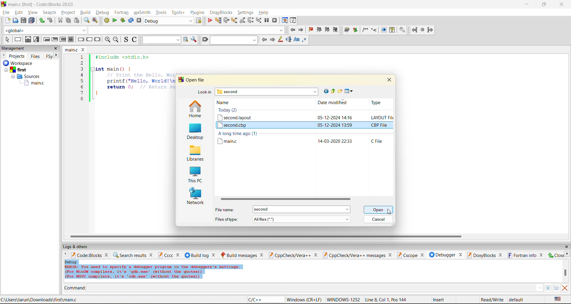 The image size is (571, 304). I want to click on stop, so click(423, 30).